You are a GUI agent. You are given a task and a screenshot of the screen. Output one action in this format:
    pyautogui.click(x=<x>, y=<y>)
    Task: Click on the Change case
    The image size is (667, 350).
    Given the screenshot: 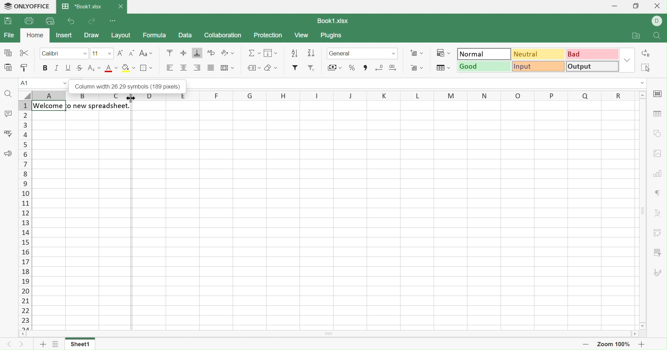 What is the action you would take?
    pyautogui.click(x=147, y=53)
    